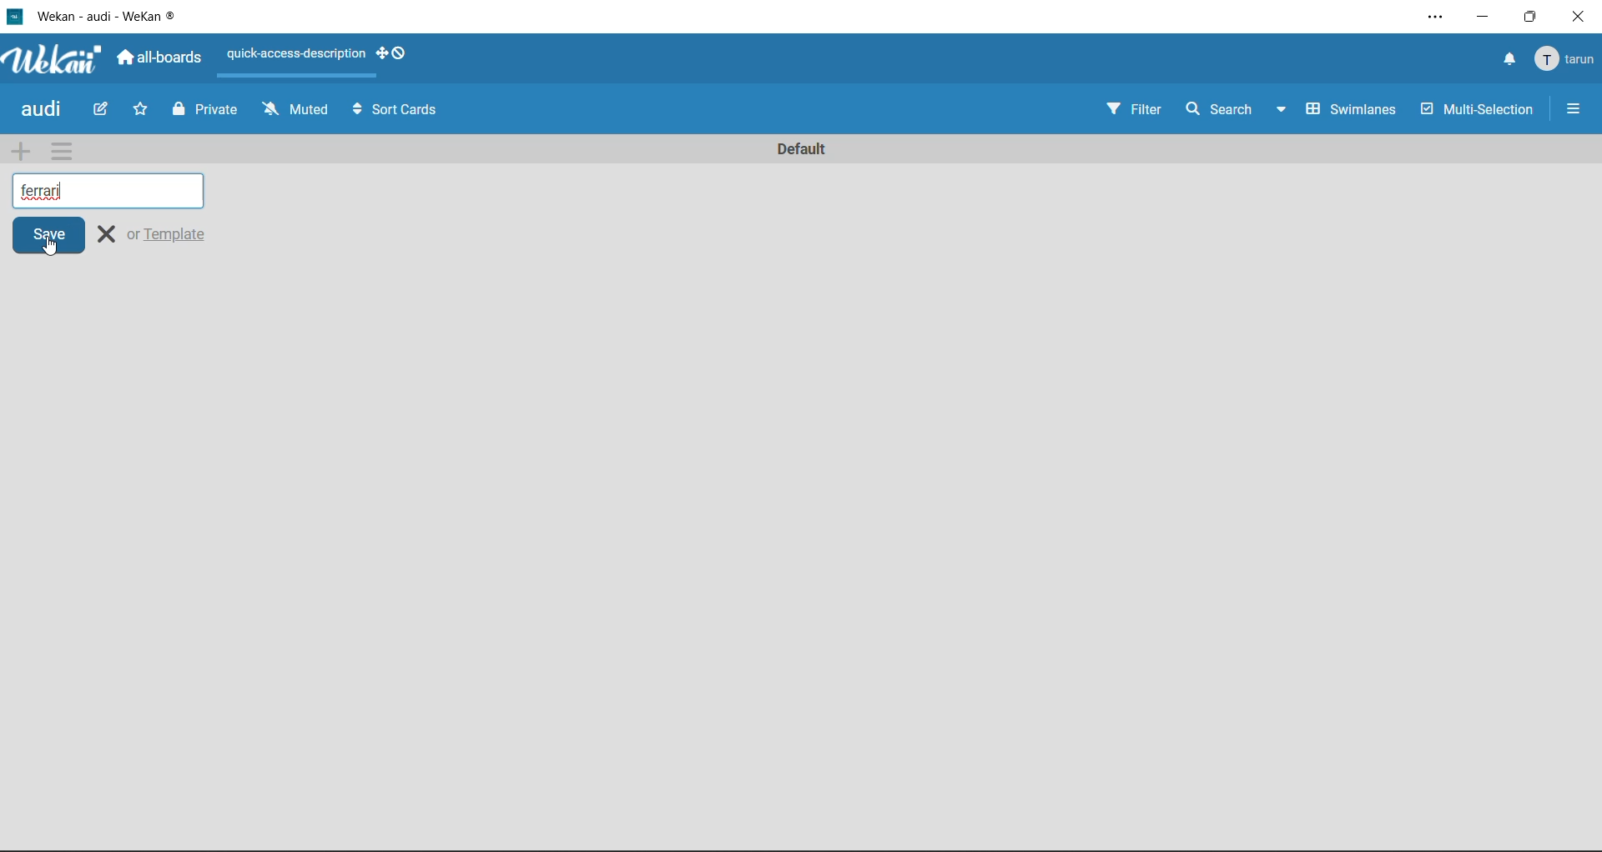  What do you see at coordinates (74, 150) in the screenshot?
I see `swimlane actions` at bounding box center [74, 150].